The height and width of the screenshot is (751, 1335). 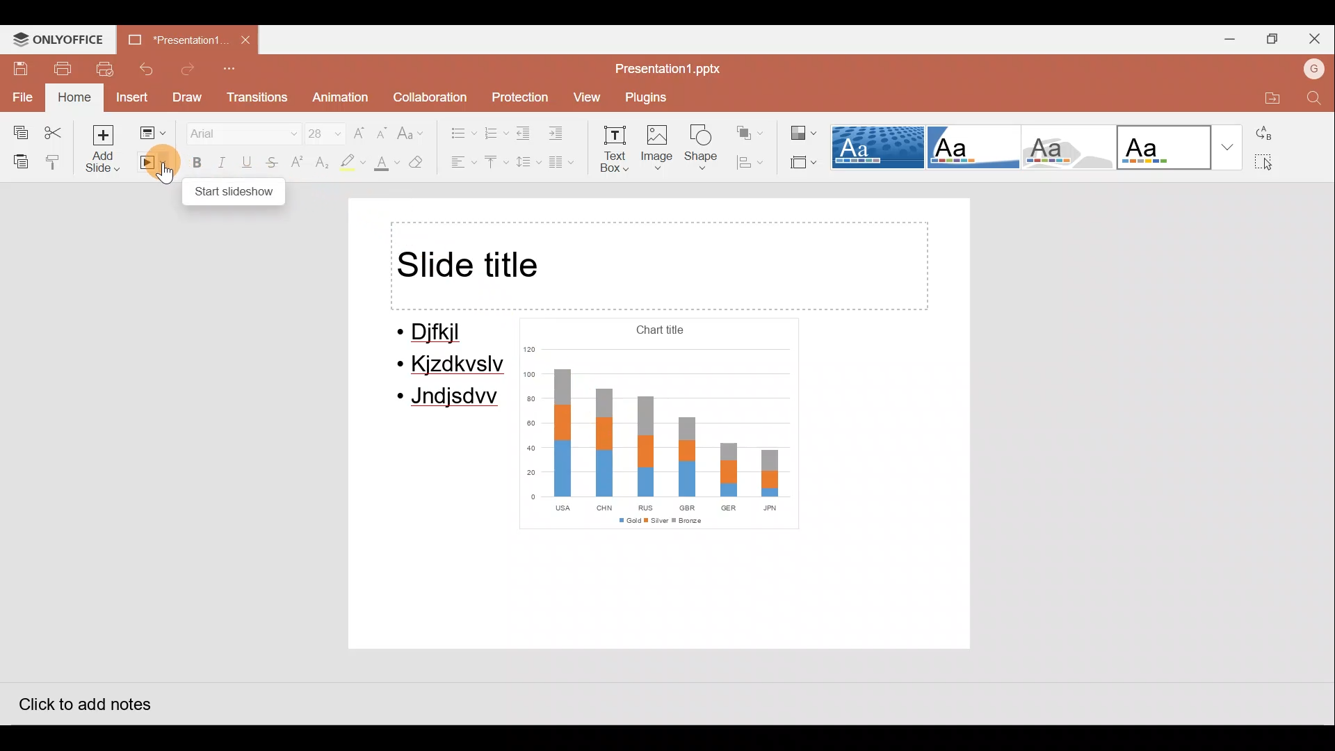 What do you see at coordinates (659, 266) in the screenshot?
I see `Title` at bounding box center [659, 266].